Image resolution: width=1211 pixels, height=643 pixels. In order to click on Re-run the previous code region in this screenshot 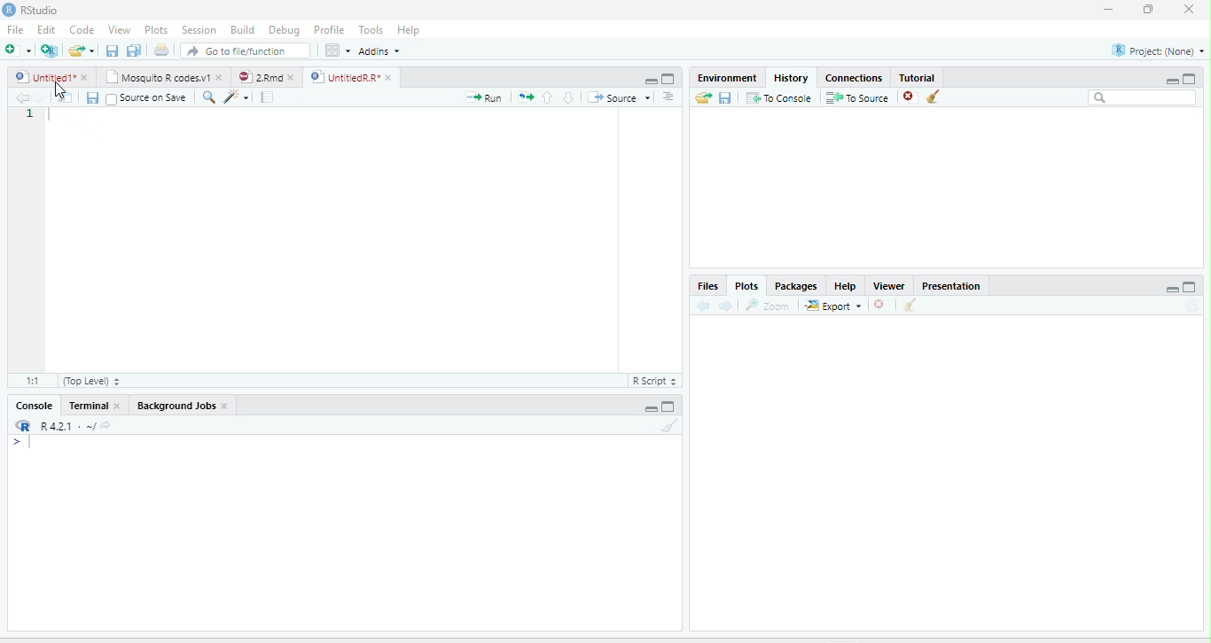, I will do `click(525, 97)`.